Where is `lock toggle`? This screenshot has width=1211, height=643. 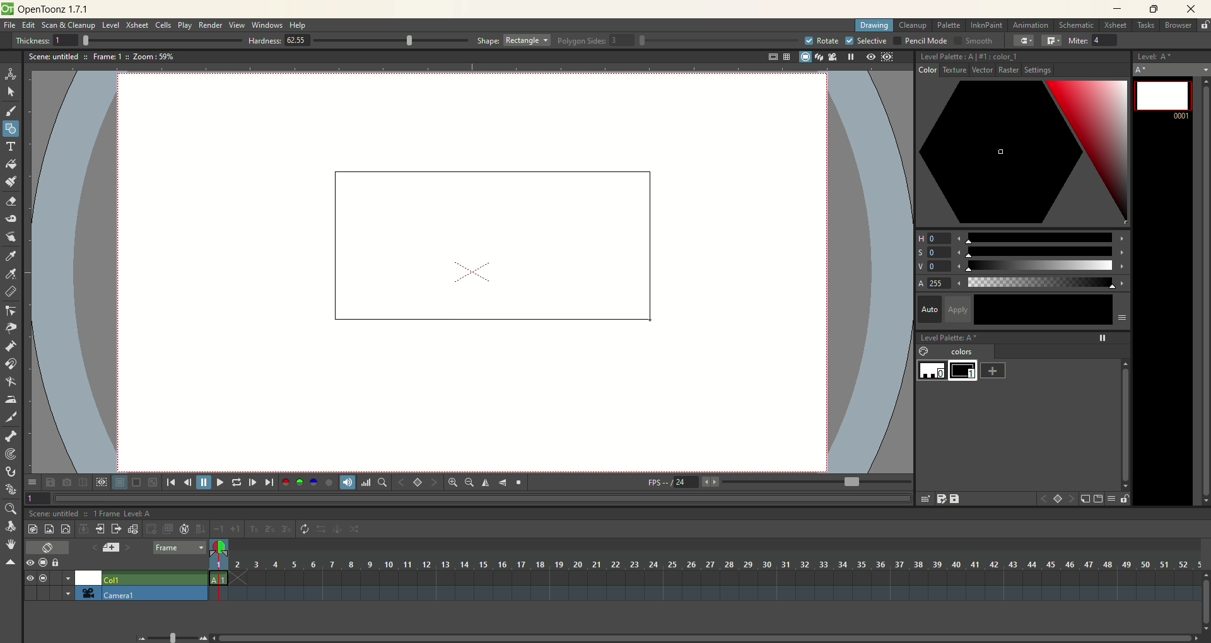 lock toggle is located at coordinates (61, 562).